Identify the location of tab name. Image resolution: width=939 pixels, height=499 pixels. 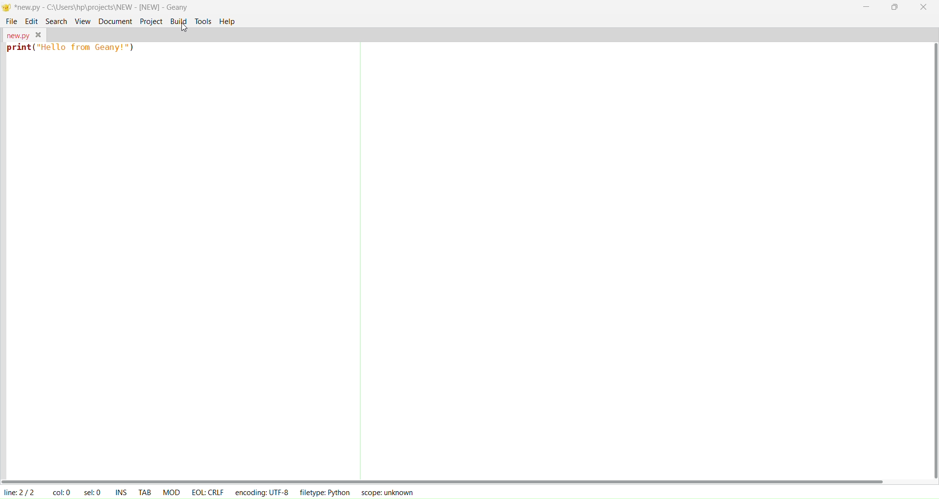
(17, 34).